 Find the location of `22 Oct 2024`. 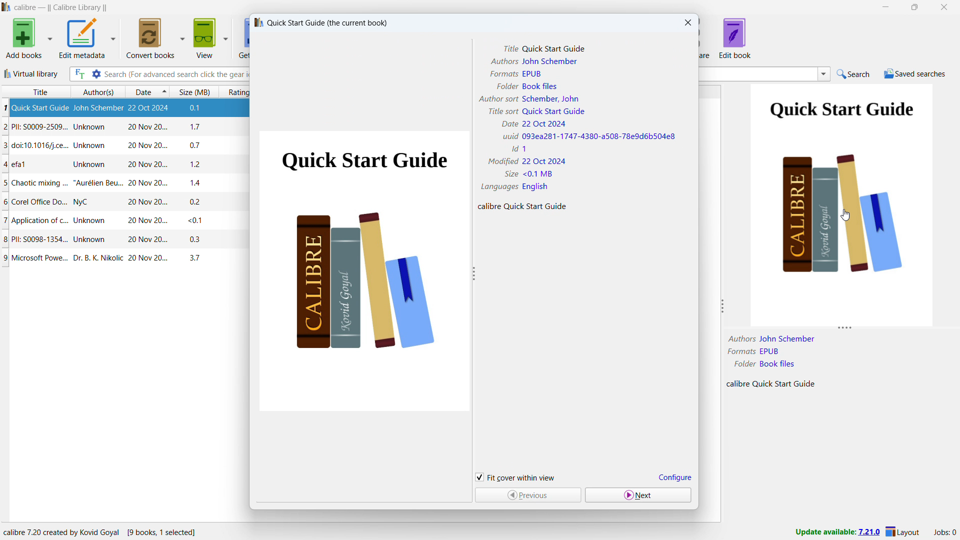

22 Oct 2024 is located at coordinates (544, 161).